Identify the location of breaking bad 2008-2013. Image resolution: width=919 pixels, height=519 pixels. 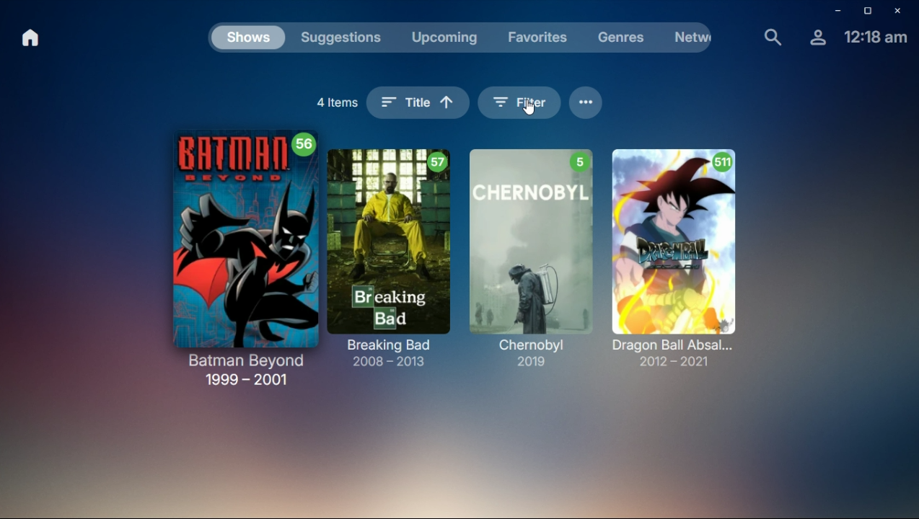
(393, 254).